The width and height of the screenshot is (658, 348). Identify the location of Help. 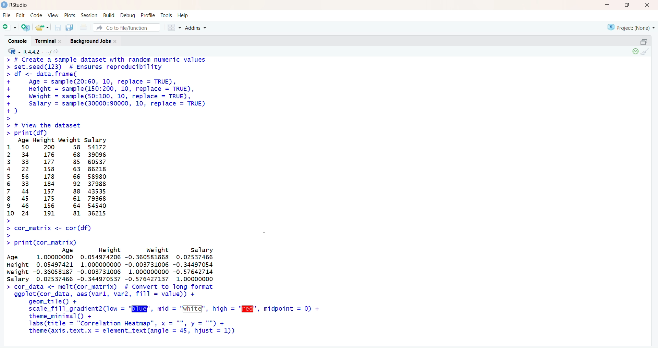
(183, 14).